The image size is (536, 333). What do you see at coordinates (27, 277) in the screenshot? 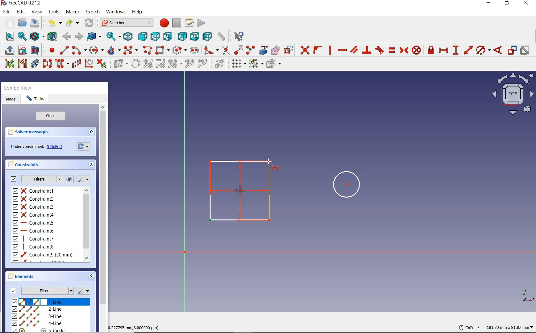
I see `elements` at bounding box center [27, 277].